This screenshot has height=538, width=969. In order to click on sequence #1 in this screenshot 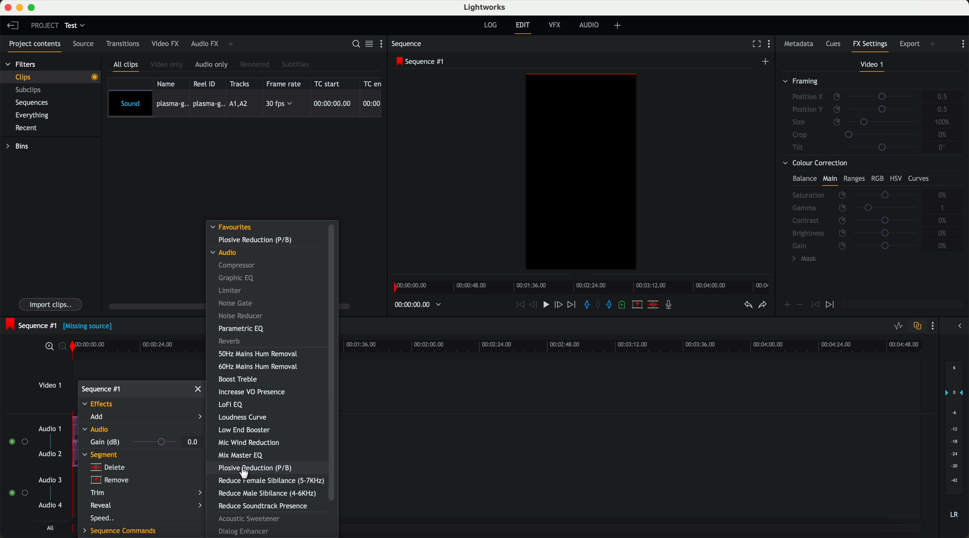, I will do `click(421, 62)`.